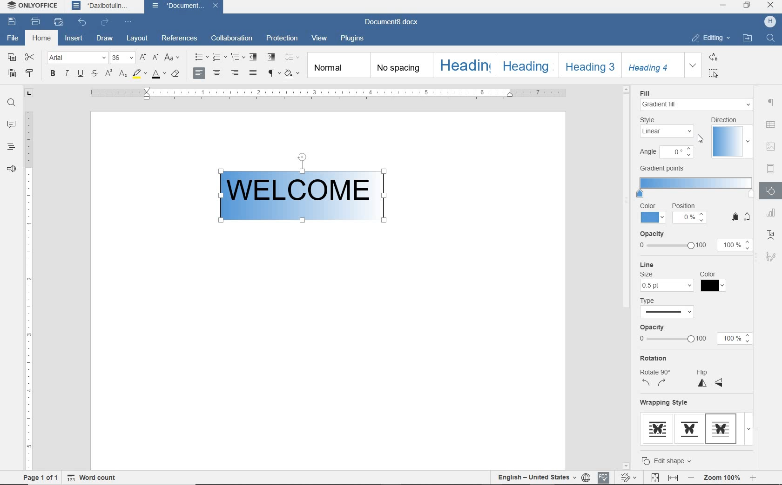 Image resolution: width=782 pixels, height=485 pixels. Describe the element at coordinates (292, 57) in the screenshot. I see `PARAGRAPH LINE SPACING` at that location.